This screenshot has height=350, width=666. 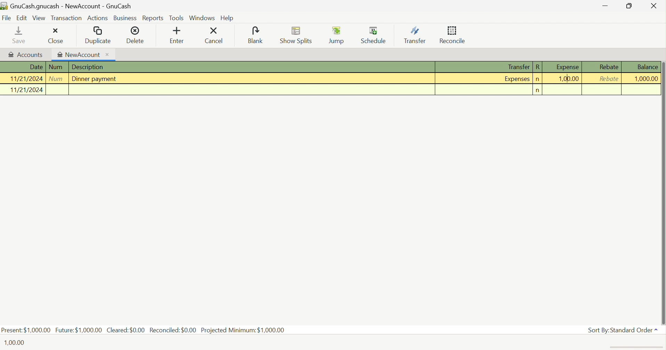 What do you see at coordinates (255, 35) in the screenshot?
I see `Blank` at bounding box center [255, 35].